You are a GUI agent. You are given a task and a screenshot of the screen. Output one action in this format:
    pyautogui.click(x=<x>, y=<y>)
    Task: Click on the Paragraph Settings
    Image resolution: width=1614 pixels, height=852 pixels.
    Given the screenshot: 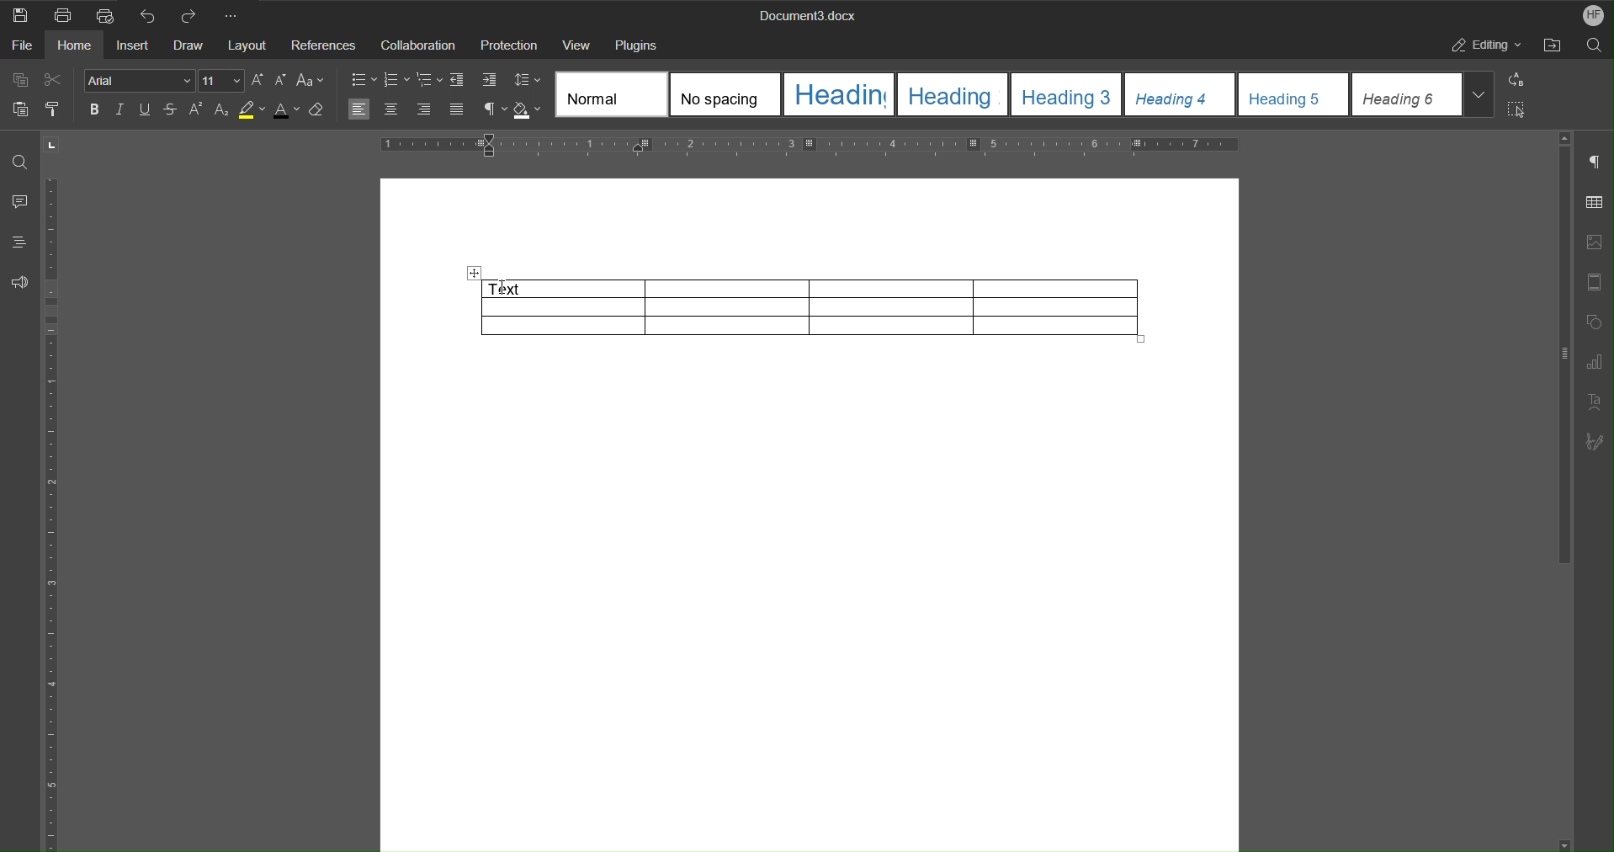 What is the action you would take?
    pyautogui.click(x=1595, y=158)
    